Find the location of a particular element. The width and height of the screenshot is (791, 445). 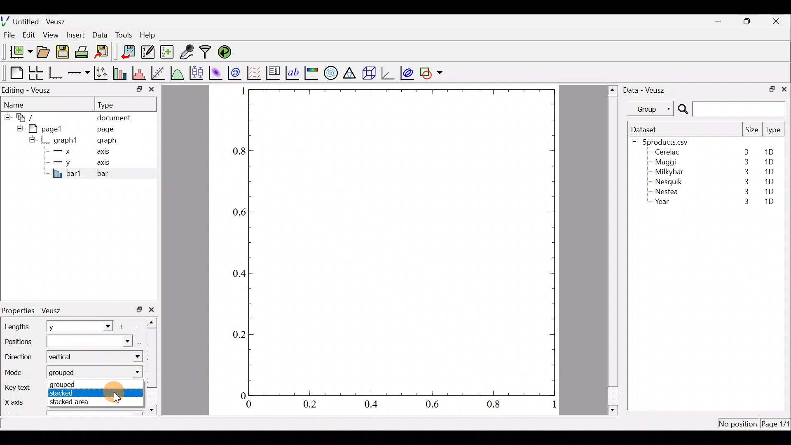

Arrange graphs in a grid is located at coordinates (35, 73).